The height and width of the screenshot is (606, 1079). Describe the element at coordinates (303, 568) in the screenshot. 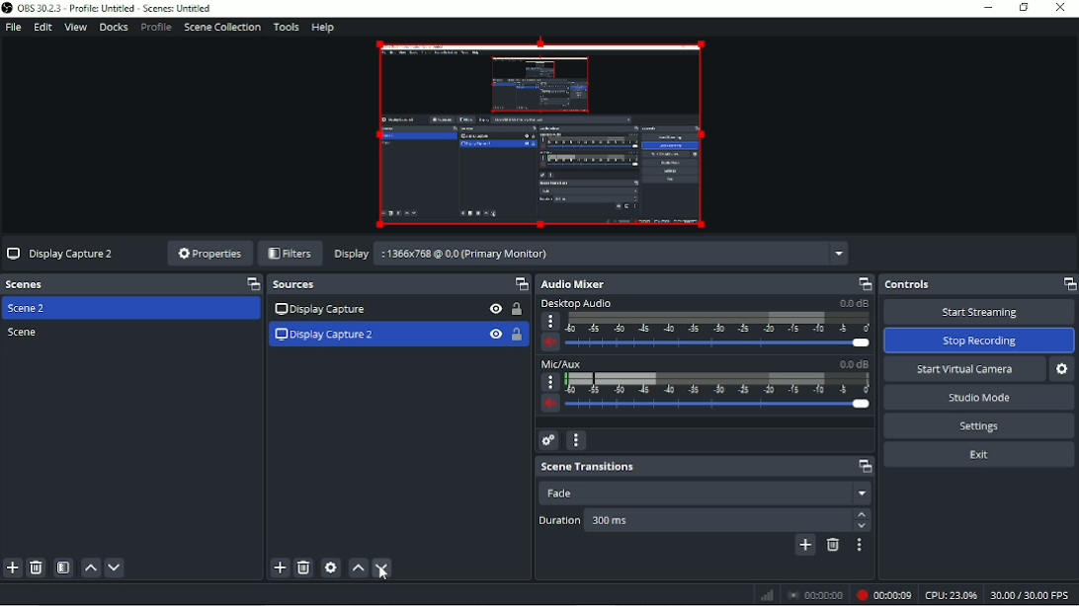

I see `Remove selected source(s)` at that location.